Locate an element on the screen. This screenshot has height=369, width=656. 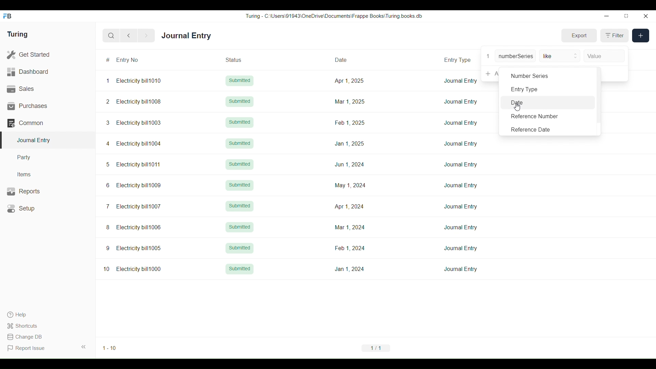
4 Electricity bill1004 is located at coordinates (134, 143).